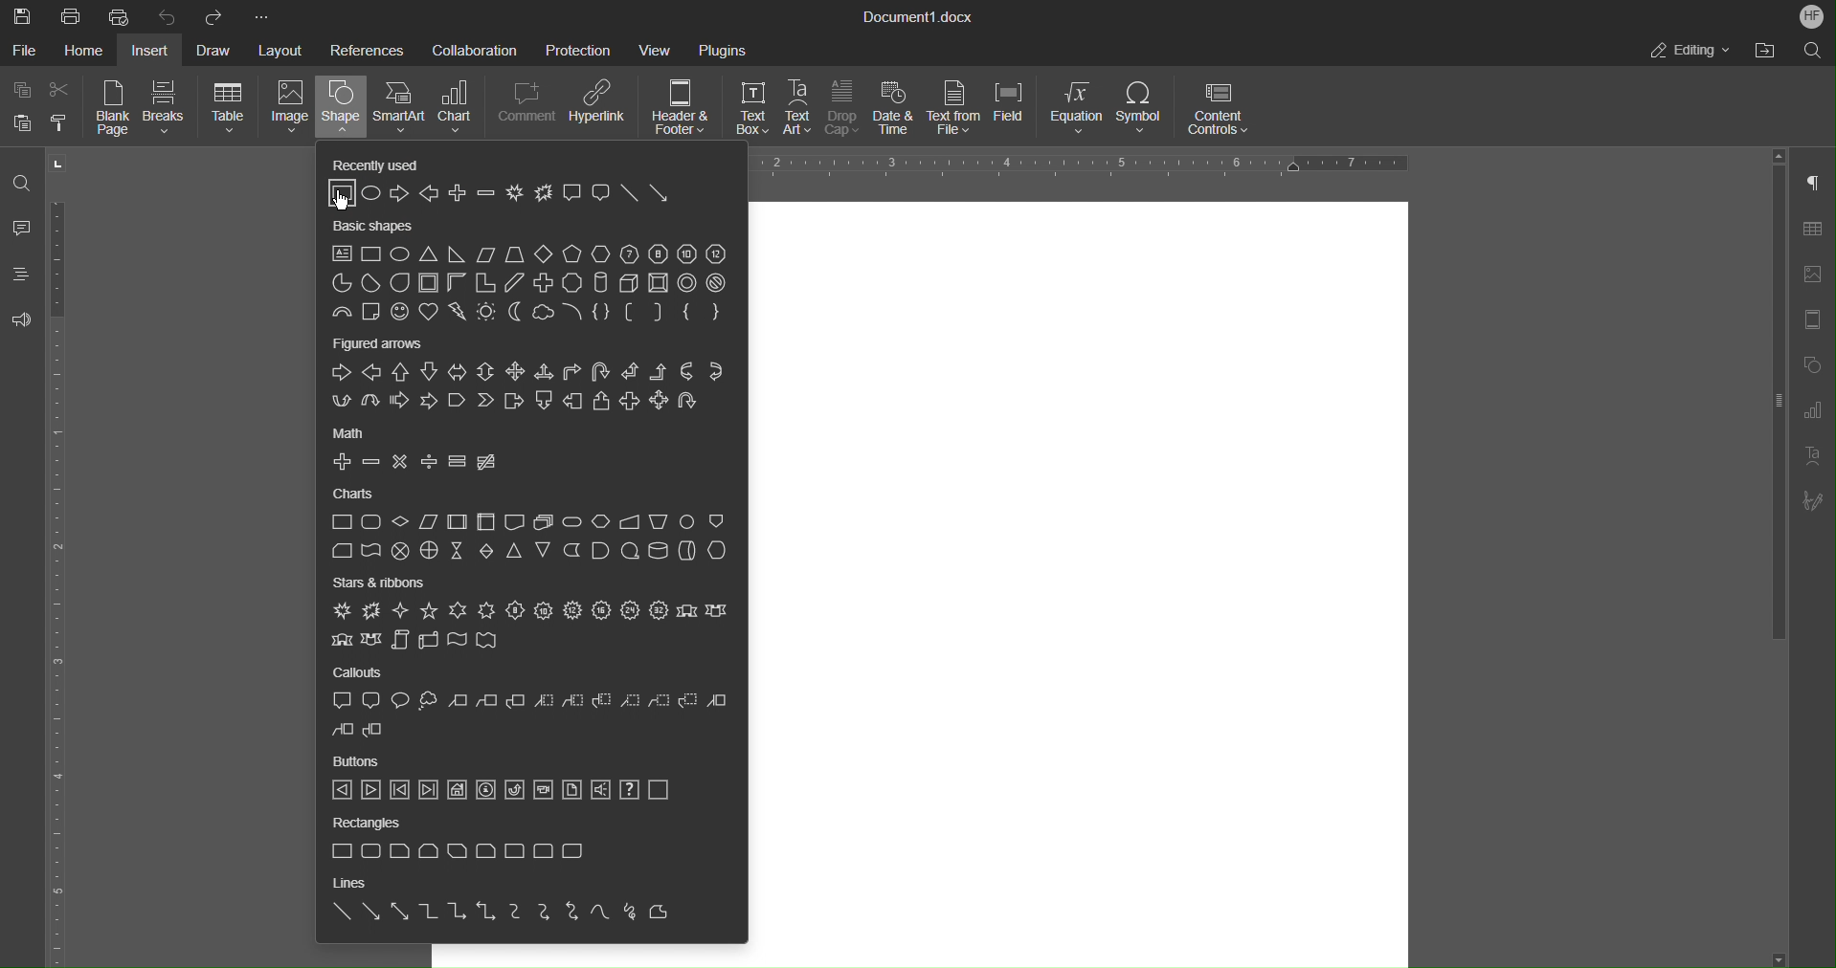 The image size is (1836, 968). I want to click on Symbol, so click(1143, 111).